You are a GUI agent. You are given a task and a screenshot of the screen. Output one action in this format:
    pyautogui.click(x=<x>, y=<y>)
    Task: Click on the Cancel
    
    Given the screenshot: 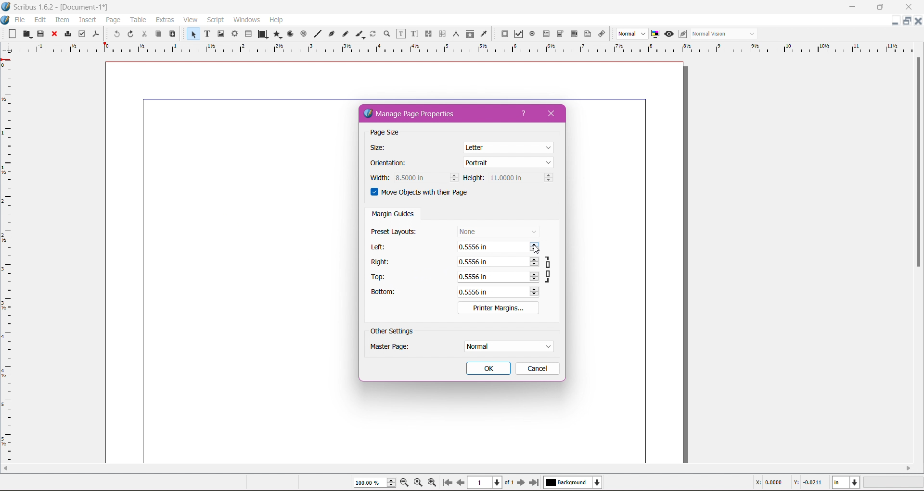 What is the action you would take?
    pyautogui.click(x=537, y=368)
    